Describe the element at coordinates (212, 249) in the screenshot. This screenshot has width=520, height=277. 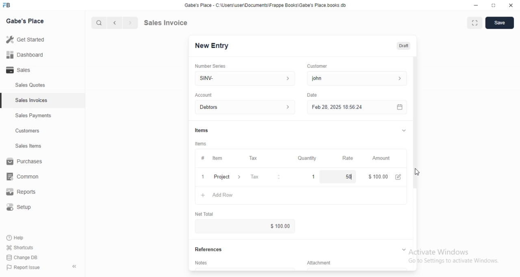
I see `References` at that location.